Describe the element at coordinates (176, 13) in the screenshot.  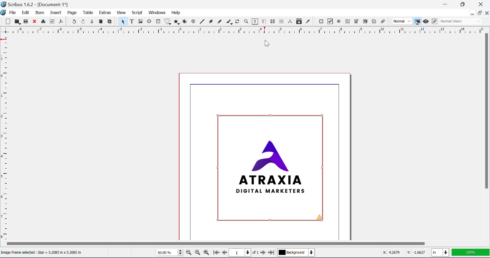
I see `Help` at that location.